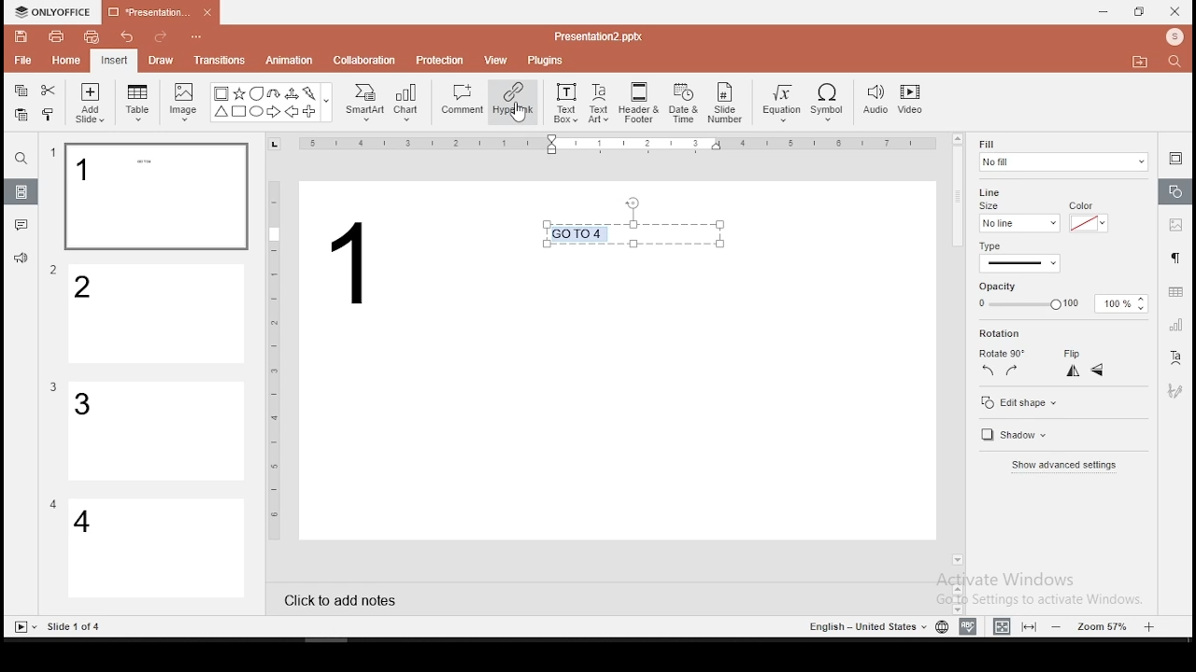 The width and height of the screenshot is (1196, 672). What do you see at coordinates (21, 35) in the screenshot?
I see `save` at bounding box center [21, 35].